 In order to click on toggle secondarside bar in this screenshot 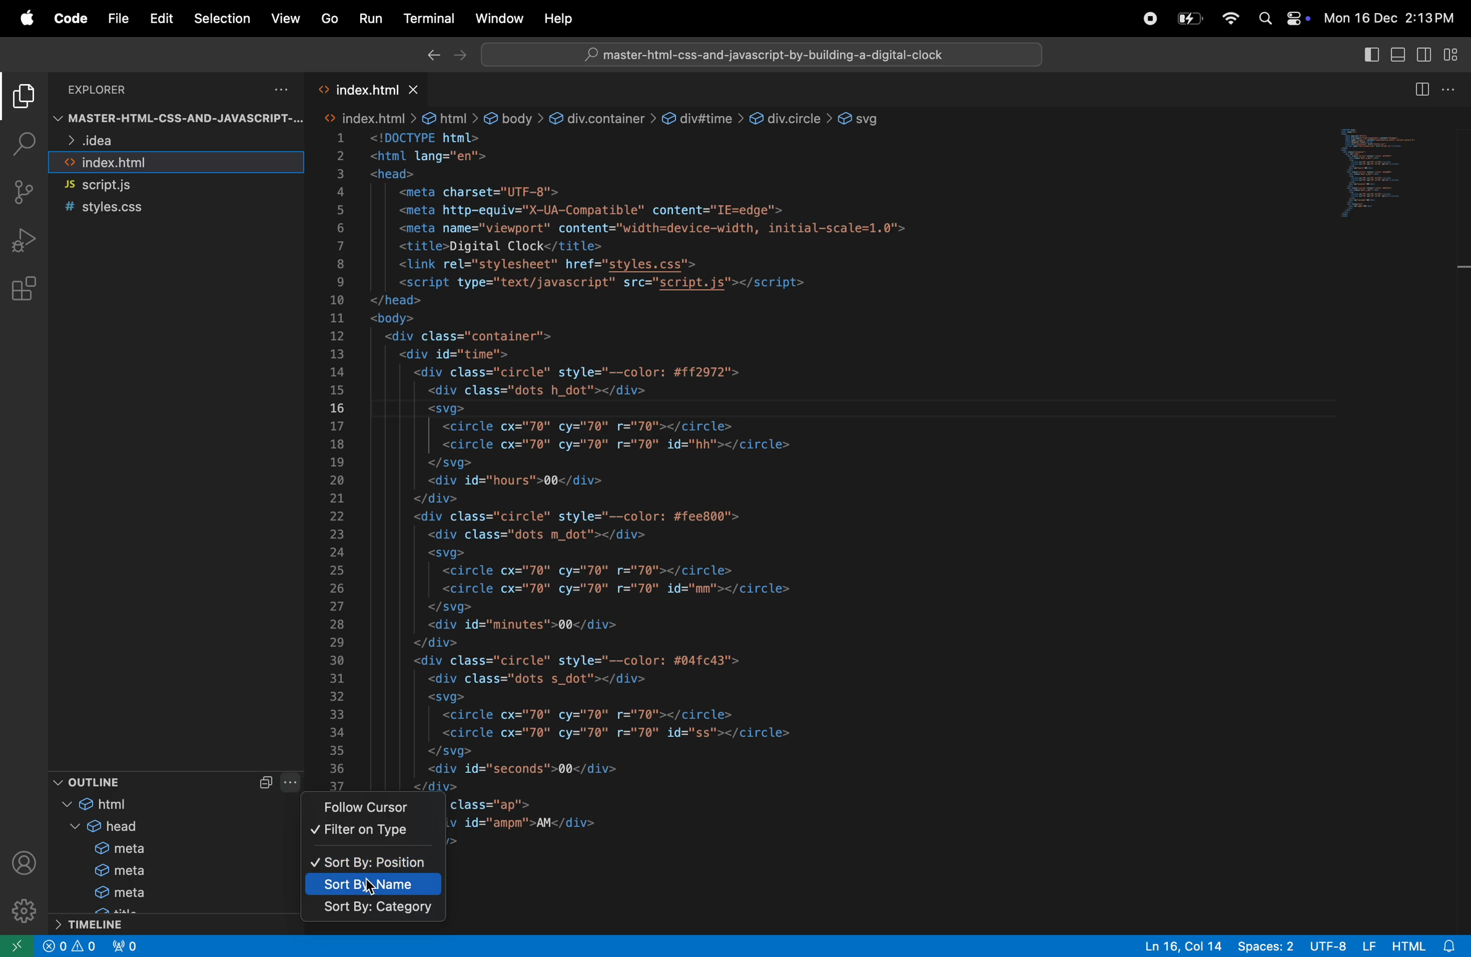, I will do `click(1429, 56)`.